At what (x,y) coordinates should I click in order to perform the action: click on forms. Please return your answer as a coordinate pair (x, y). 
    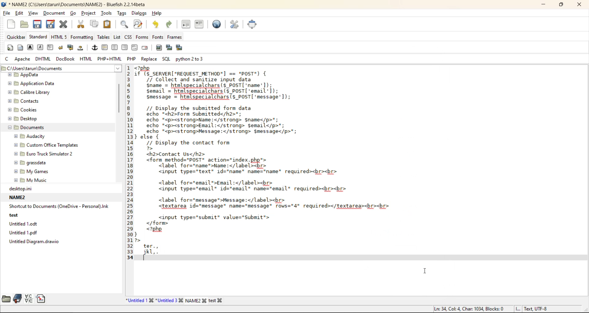
    Looking at the image, I should click on (142, 37).